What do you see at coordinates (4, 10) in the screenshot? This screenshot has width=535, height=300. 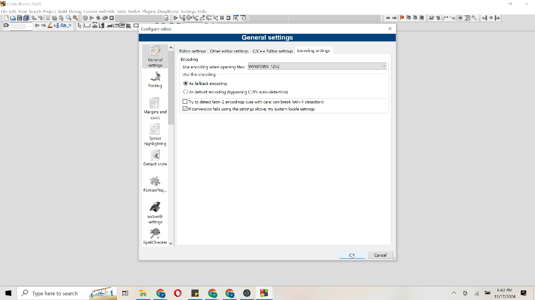 I see `File` at bounding box center [4, 10].